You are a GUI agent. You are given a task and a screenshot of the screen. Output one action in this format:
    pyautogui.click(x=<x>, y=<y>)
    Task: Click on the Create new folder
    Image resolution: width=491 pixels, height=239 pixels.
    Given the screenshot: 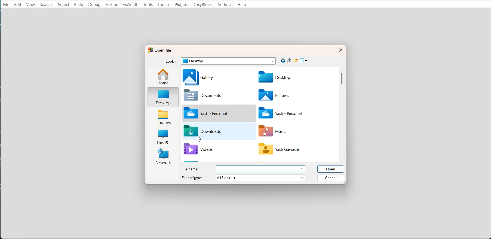 What is the action you would take?
    pyautogui.click(x=296, y=60)
    